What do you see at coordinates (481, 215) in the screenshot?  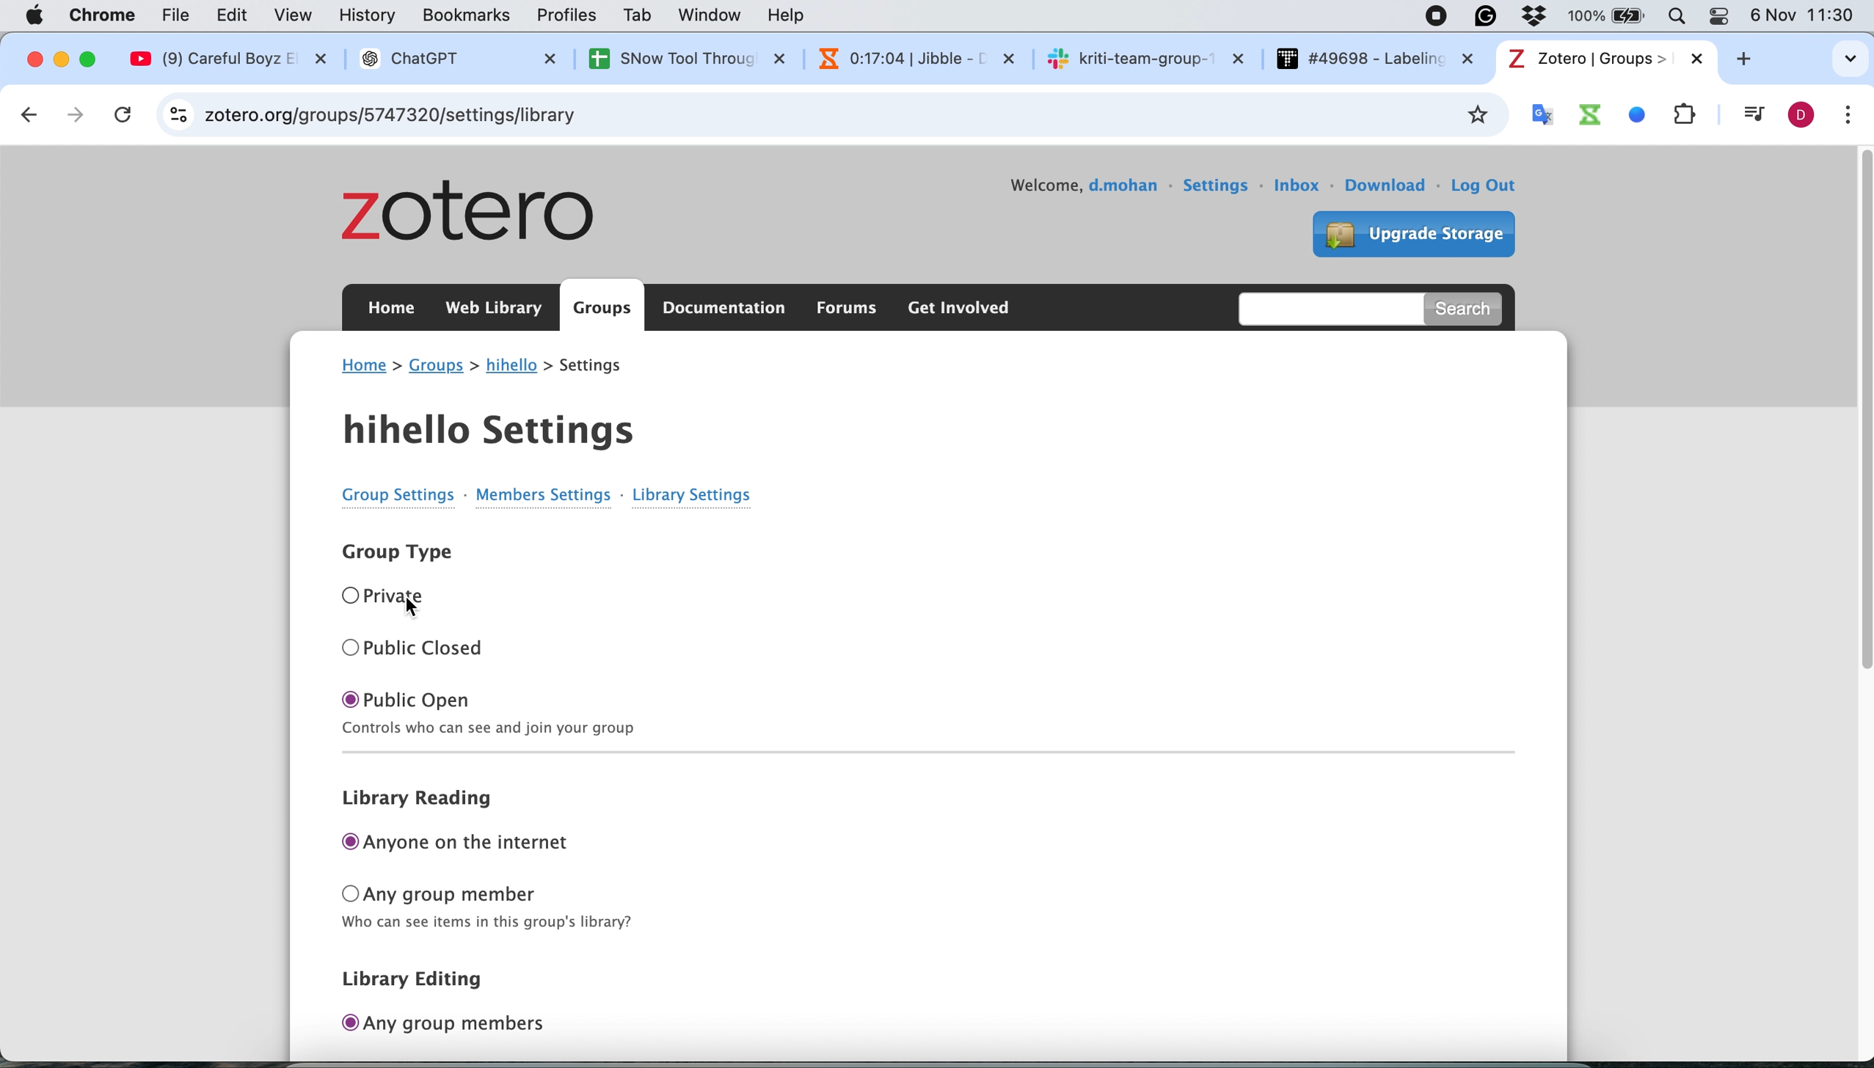 I see `zotero` at bounding box center [481, 215].